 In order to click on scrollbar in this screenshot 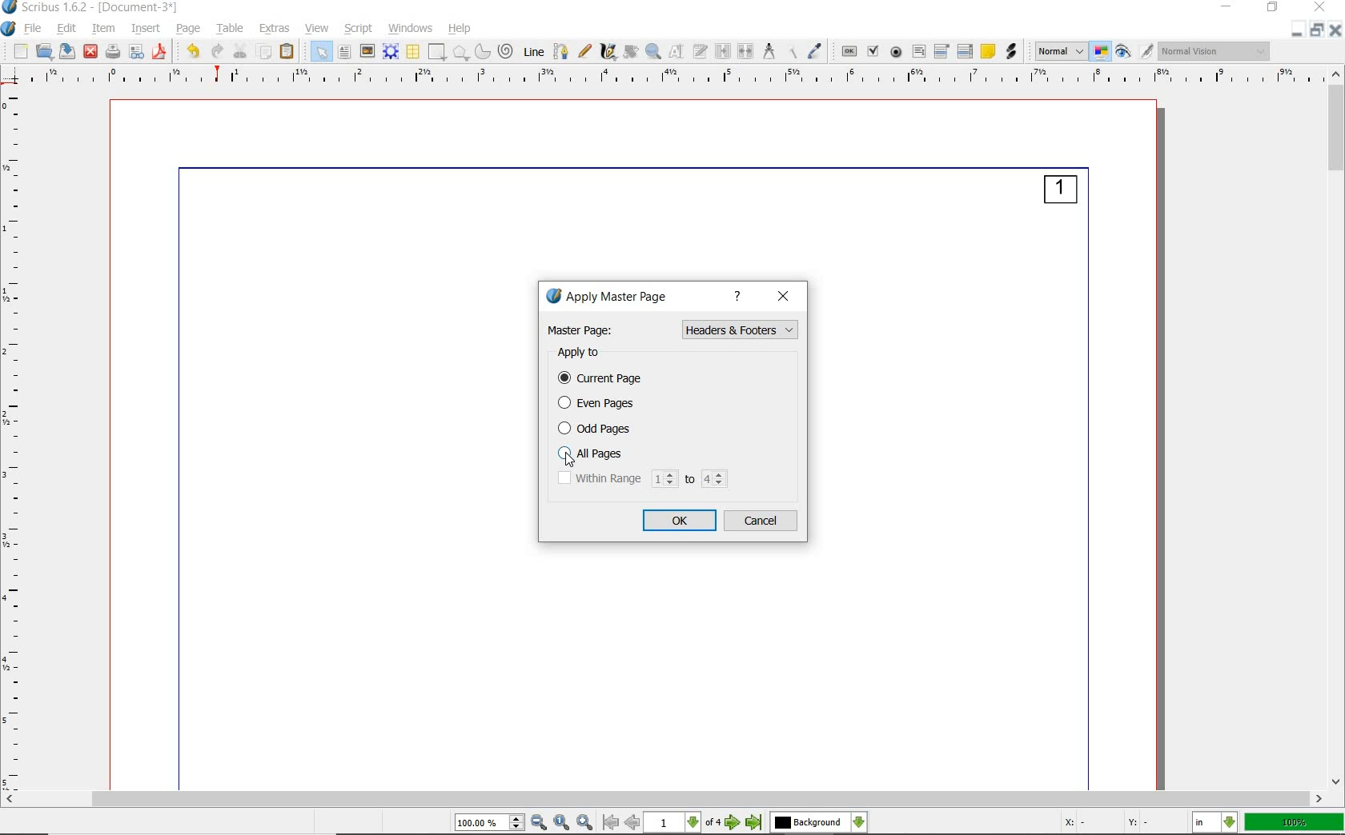, I will do `click(664, 799)`.